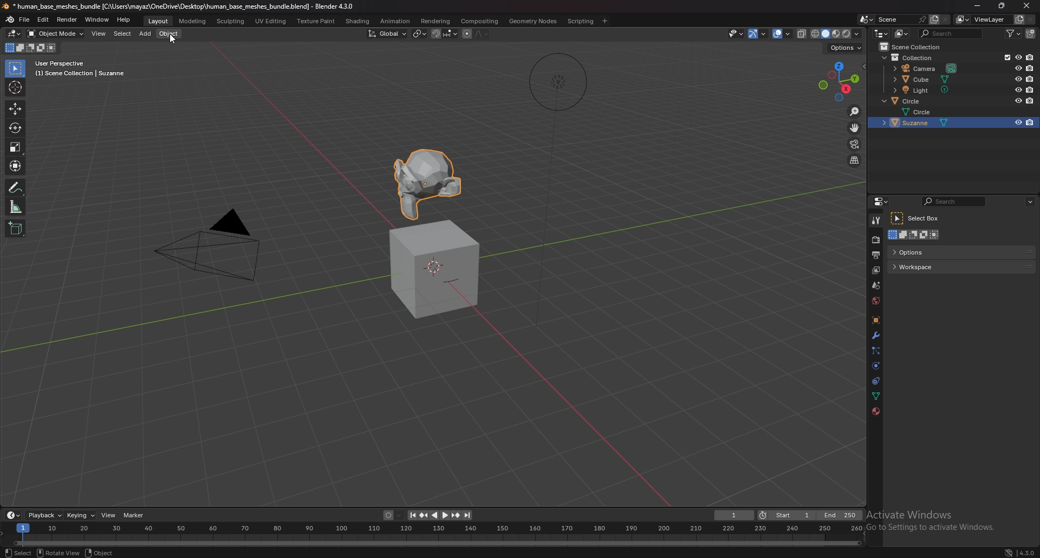  I want to click on proportional editing fall off, so click(483, 35).